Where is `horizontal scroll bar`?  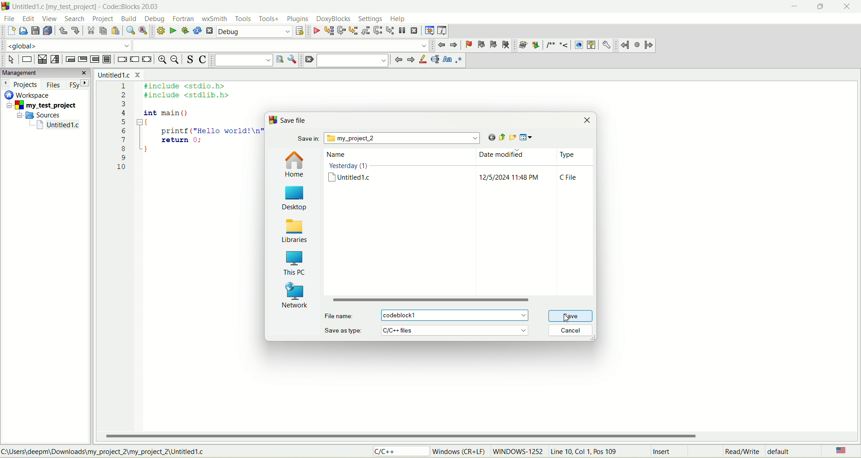
horizontal scroll bar is located at coordinates (479, 436).